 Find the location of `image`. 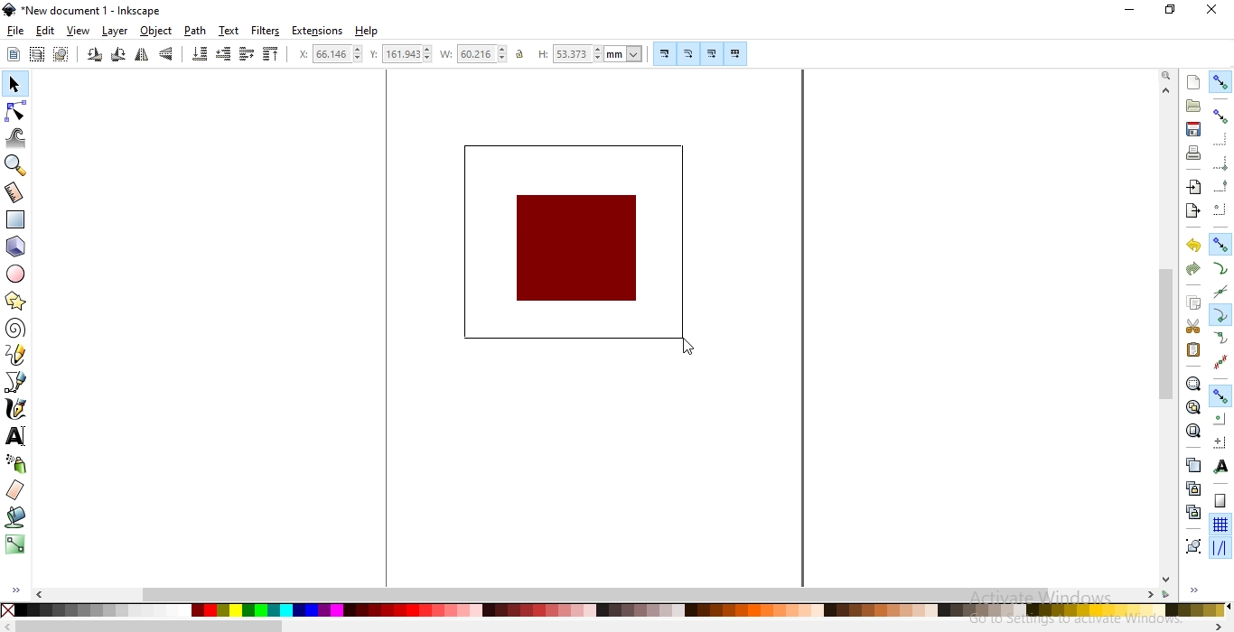

image is located at coordinates (576, 250).